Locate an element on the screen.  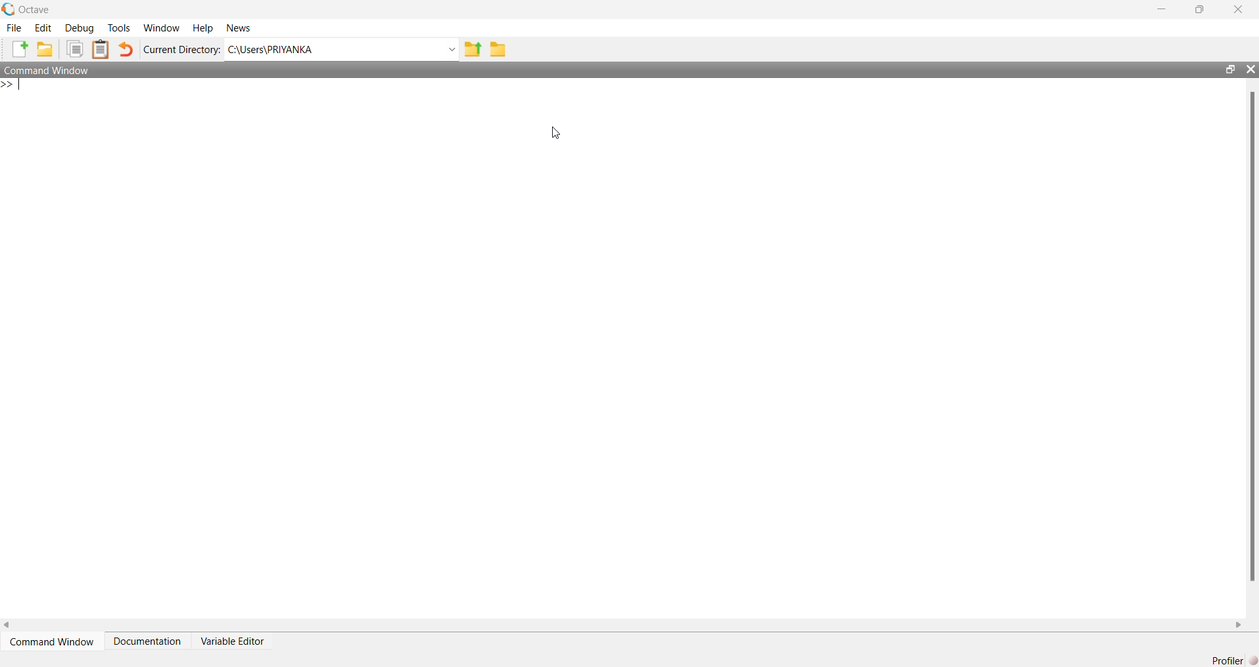
Help is located at coordinates (203, 29).